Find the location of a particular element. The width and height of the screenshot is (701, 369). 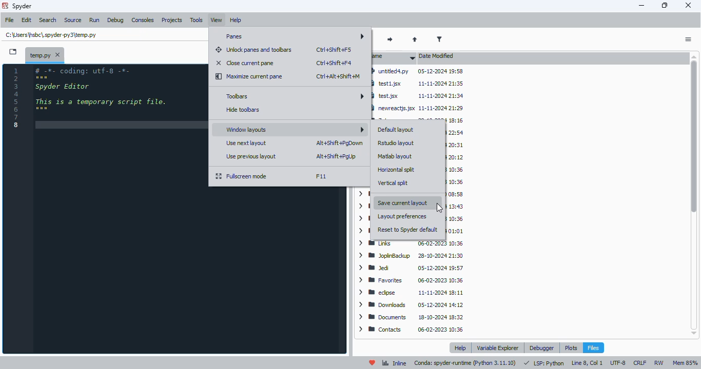

window layouts is located at coordinates (294, 130).